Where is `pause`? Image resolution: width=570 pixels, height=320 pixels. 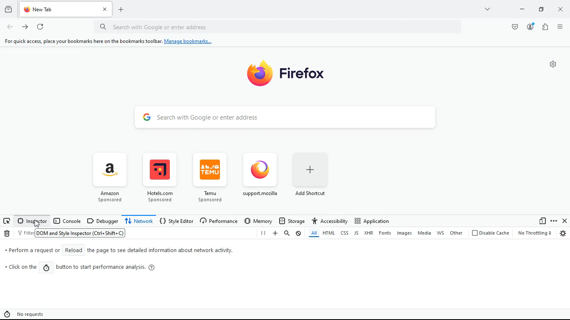 pause is located at coordinates (262, 233).